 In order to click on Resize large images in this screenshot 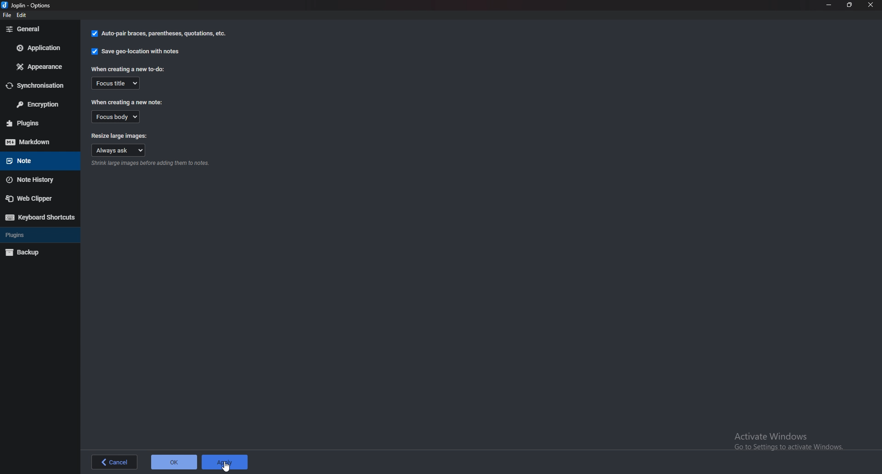, I will do `click(119, 135)`.